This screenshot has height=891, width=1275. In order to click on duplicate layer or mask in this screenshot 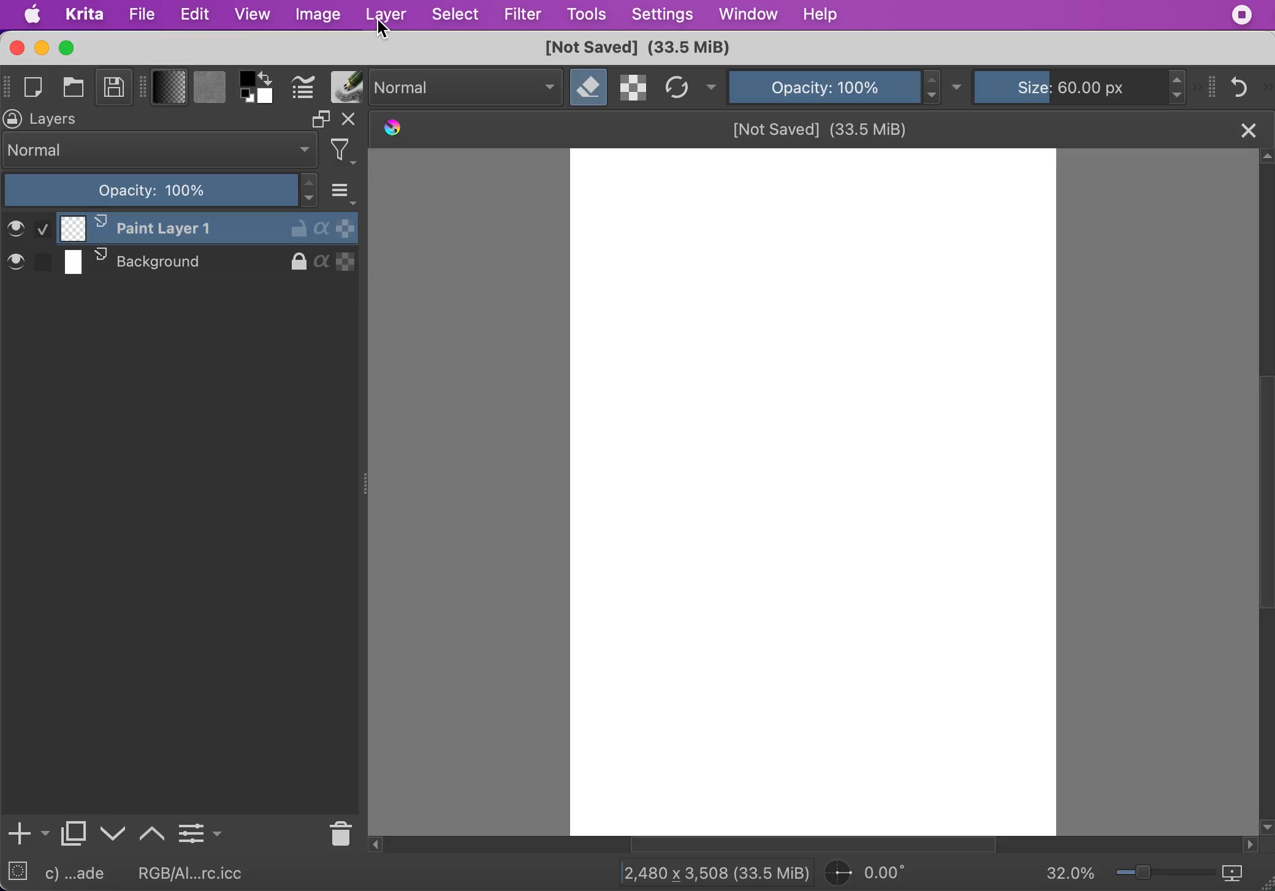, I will do `click(74, 836)`.